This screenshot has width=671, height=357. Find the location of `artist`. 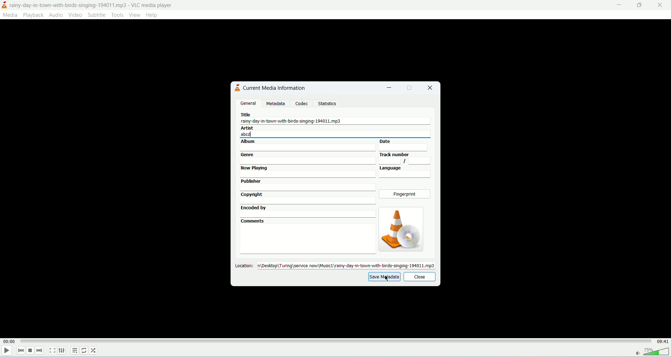

artist is located at coordinates (335, 132).